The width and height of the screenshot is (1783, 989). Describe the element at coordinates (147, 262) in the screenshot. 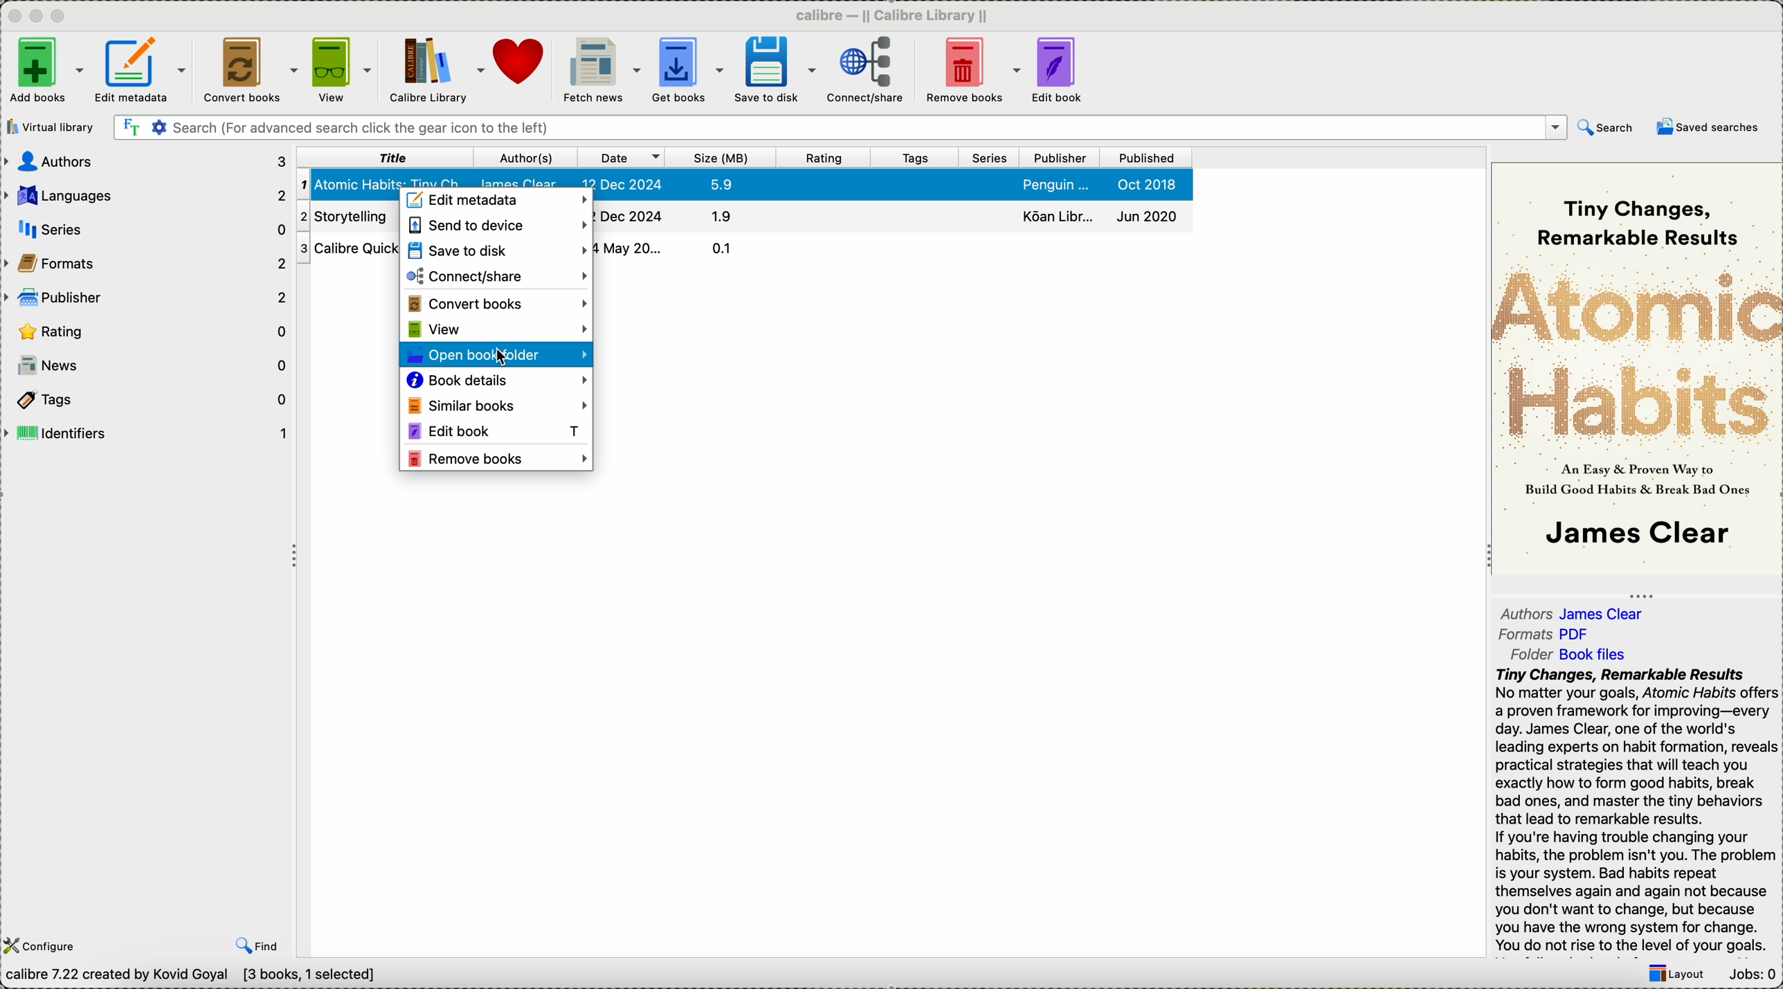

I see `formats` at that location.